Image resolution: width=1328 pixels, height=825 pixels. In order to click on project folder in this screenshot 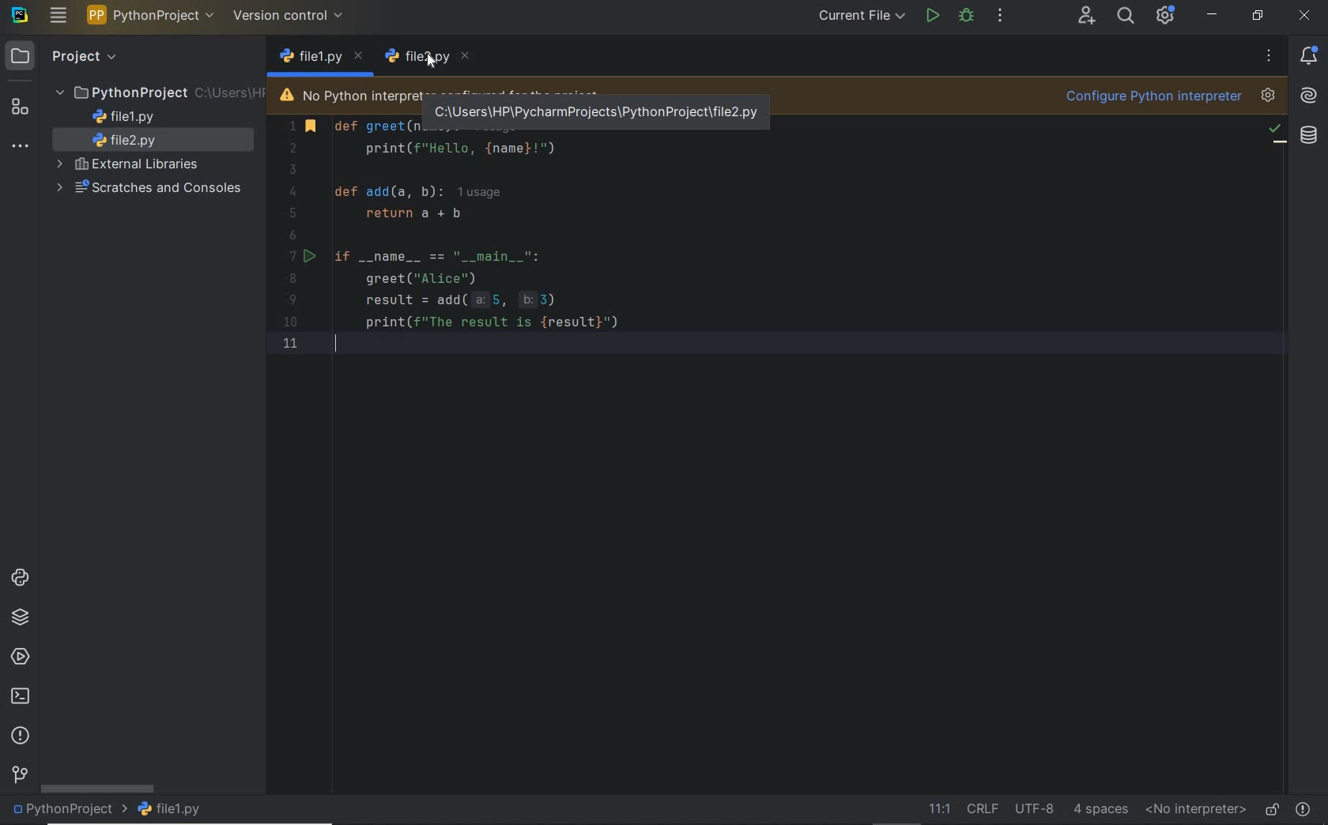, I will do `click(158, 93)`.